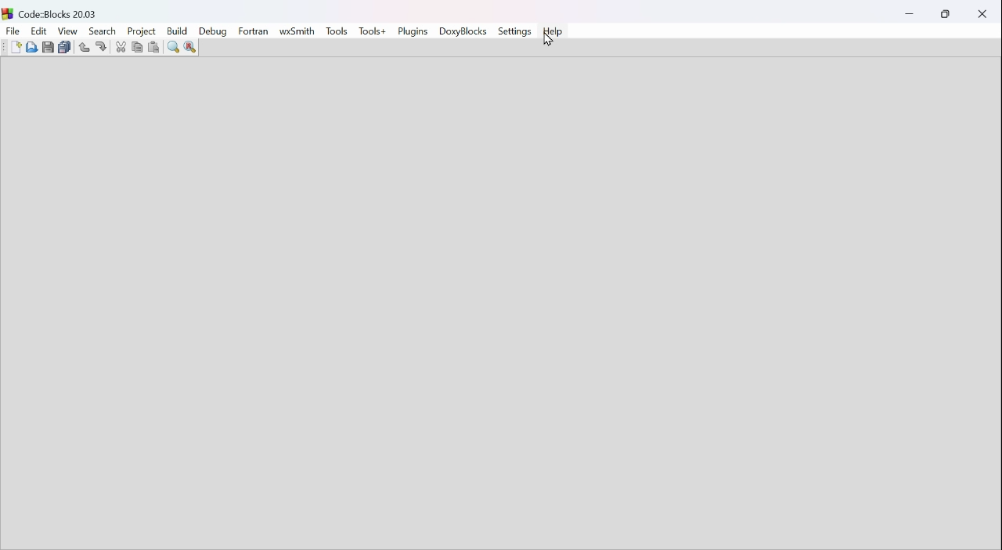 The image size is (1002, 550). I want to click on Redo, so click(99, 45).